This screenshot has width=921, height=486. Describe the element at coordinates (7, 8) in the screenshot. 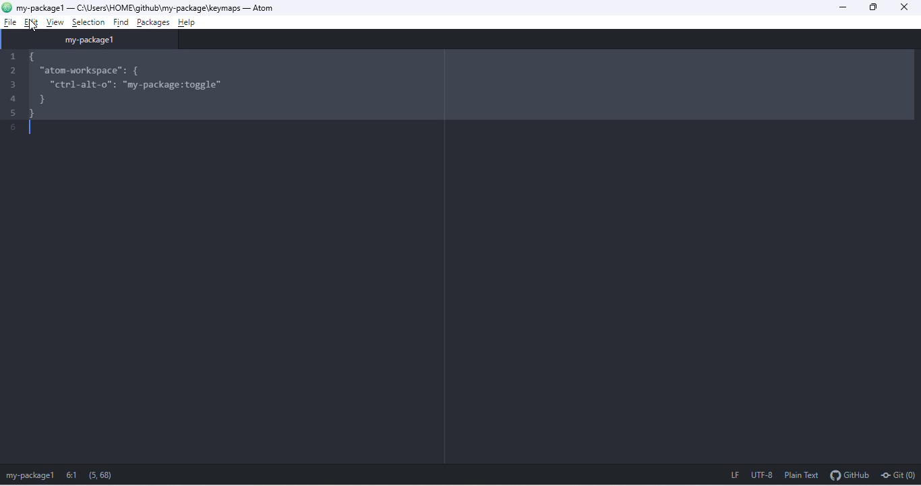

I see `atom logo` at that location.